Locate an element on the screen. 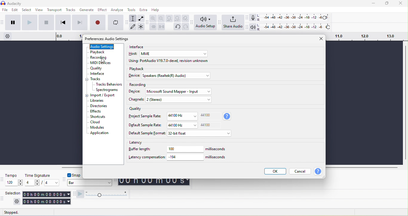  zoom in is located at coordinates (153, 19).